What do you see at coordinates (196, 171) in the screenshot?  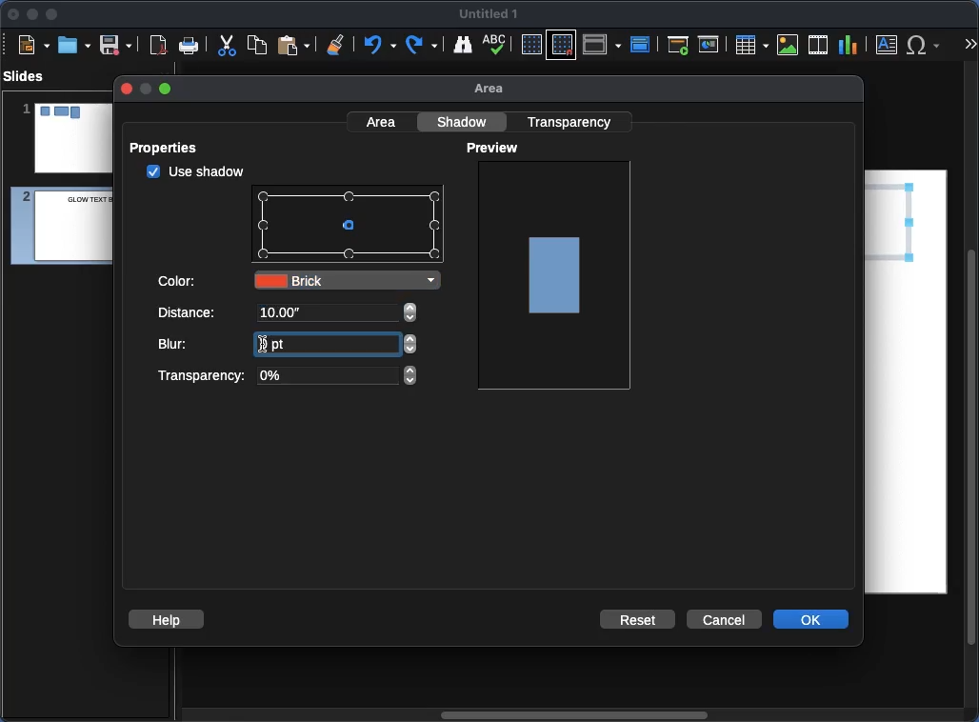 I see `checked Use shadow` at bounding box center [196, 171].